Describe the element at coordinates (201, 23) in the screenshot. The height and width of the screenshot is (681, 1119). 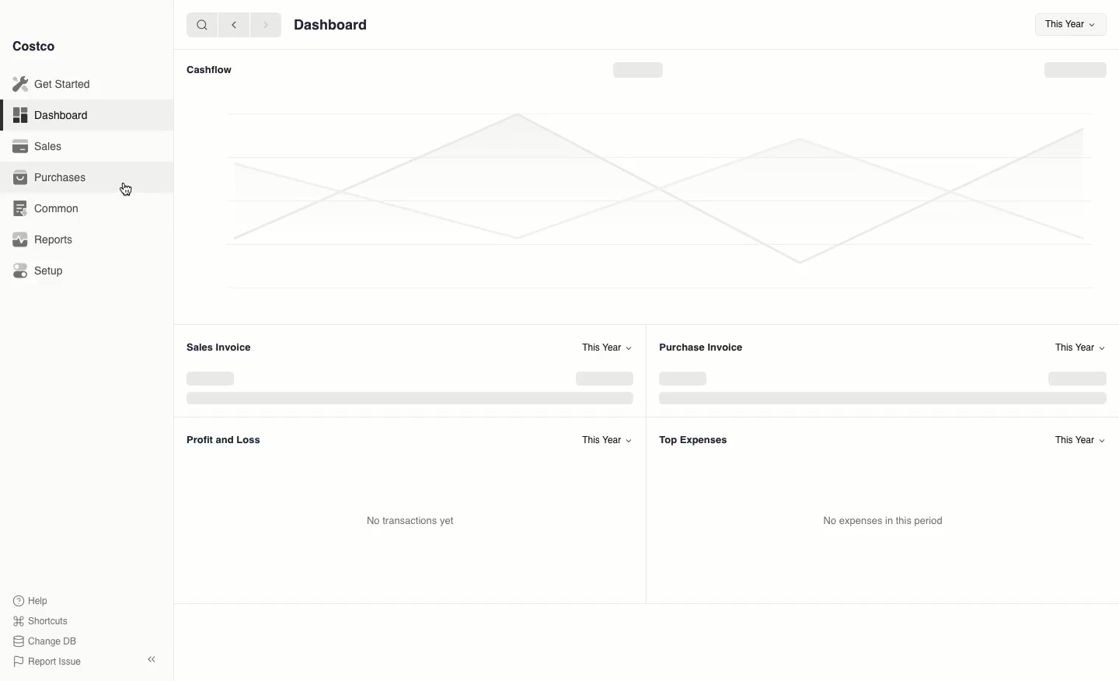
I see `Search` at that location.